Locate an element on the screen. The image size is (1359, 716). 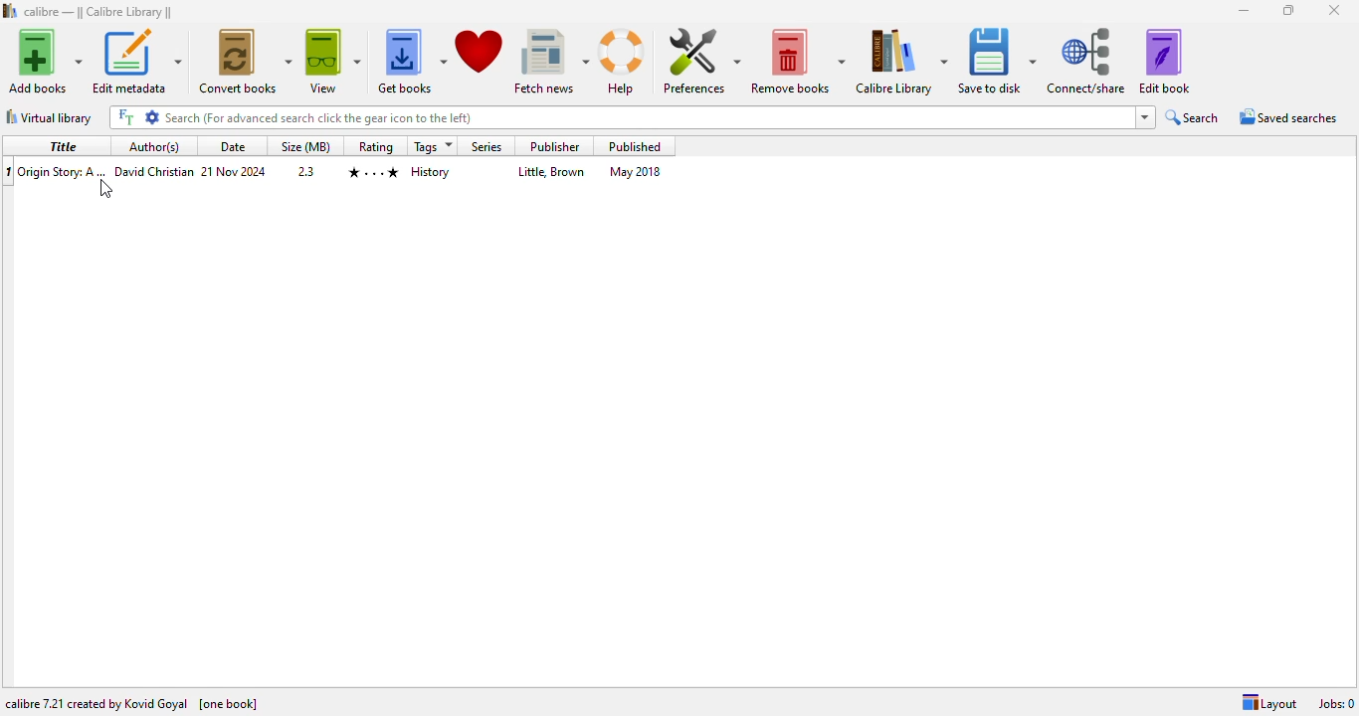
cursor is located at coordinates (103, 188).